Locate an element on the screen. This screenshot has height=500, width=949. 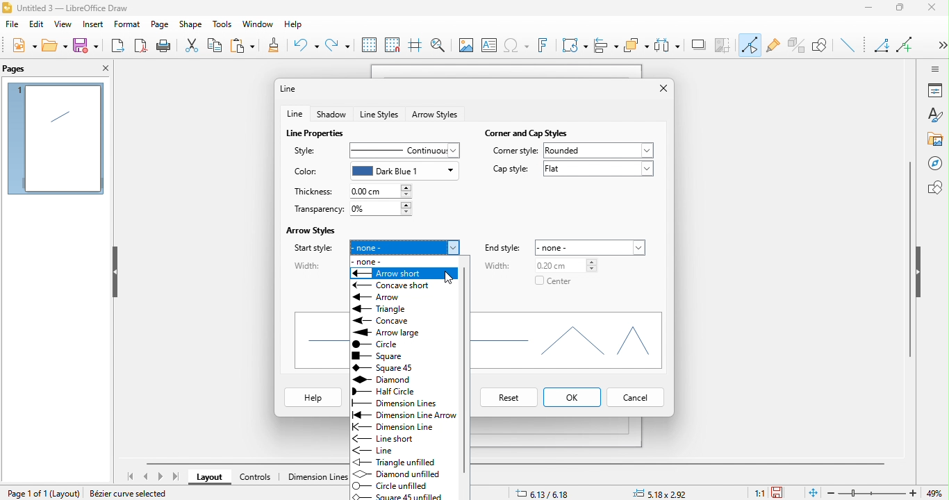
0.20 cm is located at coordinates (560, 265).